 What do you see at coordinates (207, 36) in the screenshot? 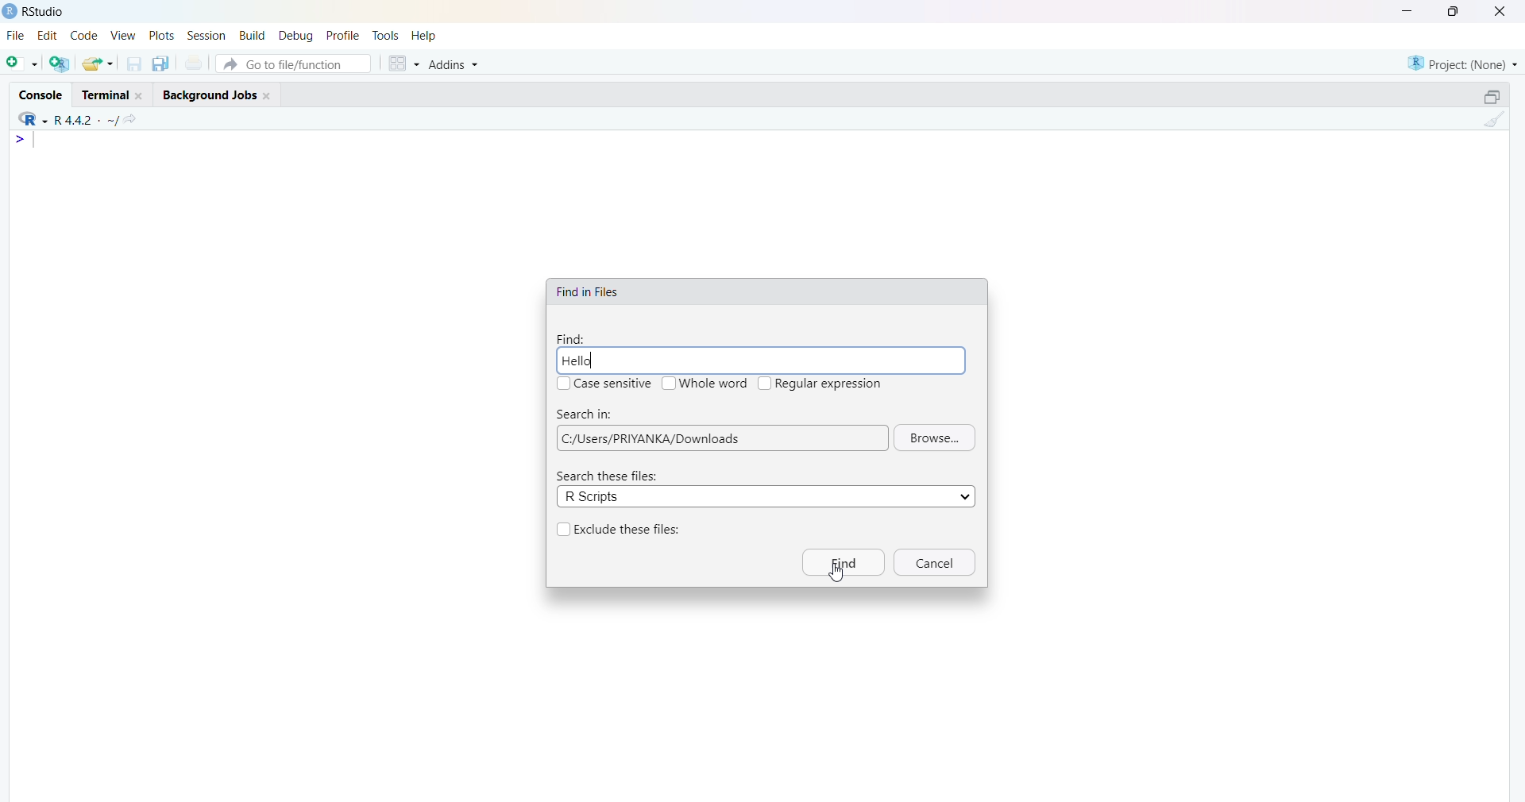
I see `session` at bounding box center [207, 36].